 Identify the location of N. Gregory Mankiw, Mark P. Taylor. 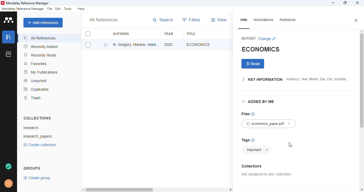
(137, 44).